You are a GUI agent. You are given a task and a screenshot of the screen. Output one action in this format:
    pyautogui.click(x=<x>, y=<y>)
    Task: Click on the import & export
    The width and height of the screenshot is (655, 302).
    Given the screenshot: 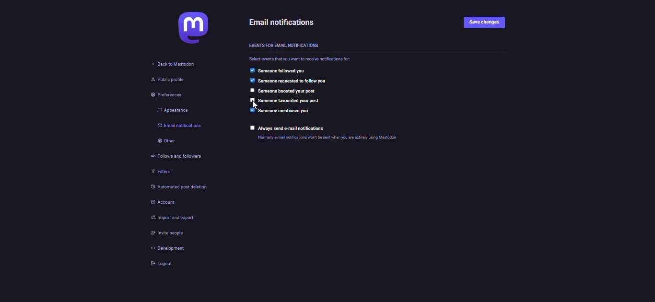 What is the action you would take?
    pyautogui.click(x=175, y=218)
    